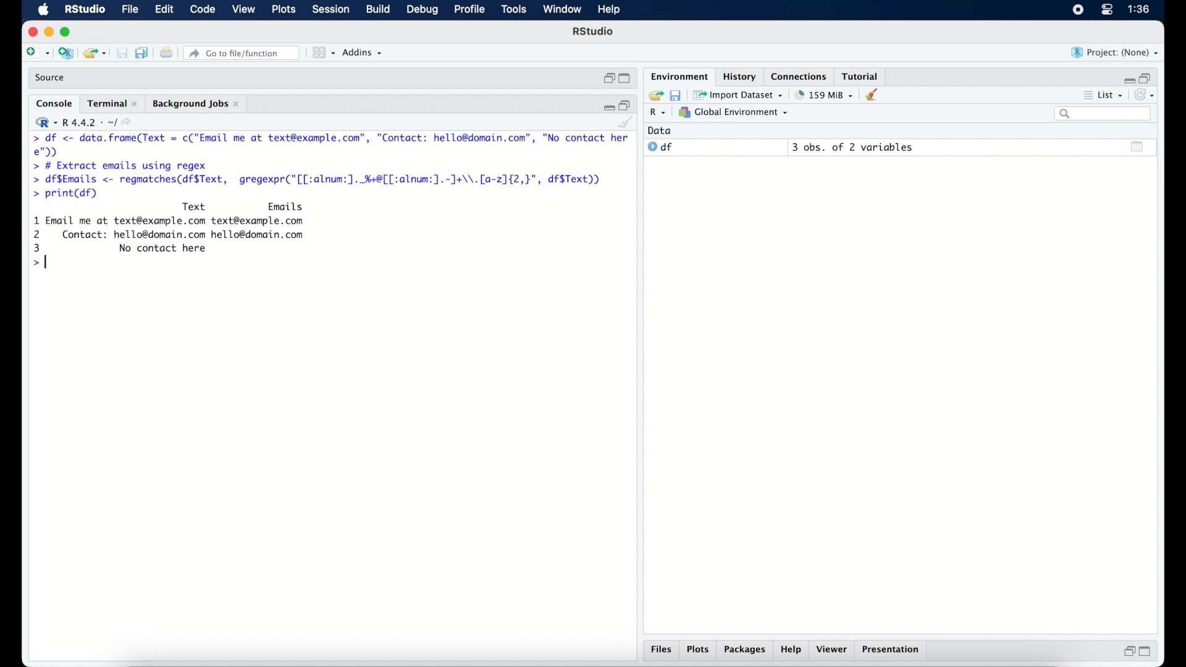 The image size is (1186, 667). I want to click on restore down, so click(607, 78).